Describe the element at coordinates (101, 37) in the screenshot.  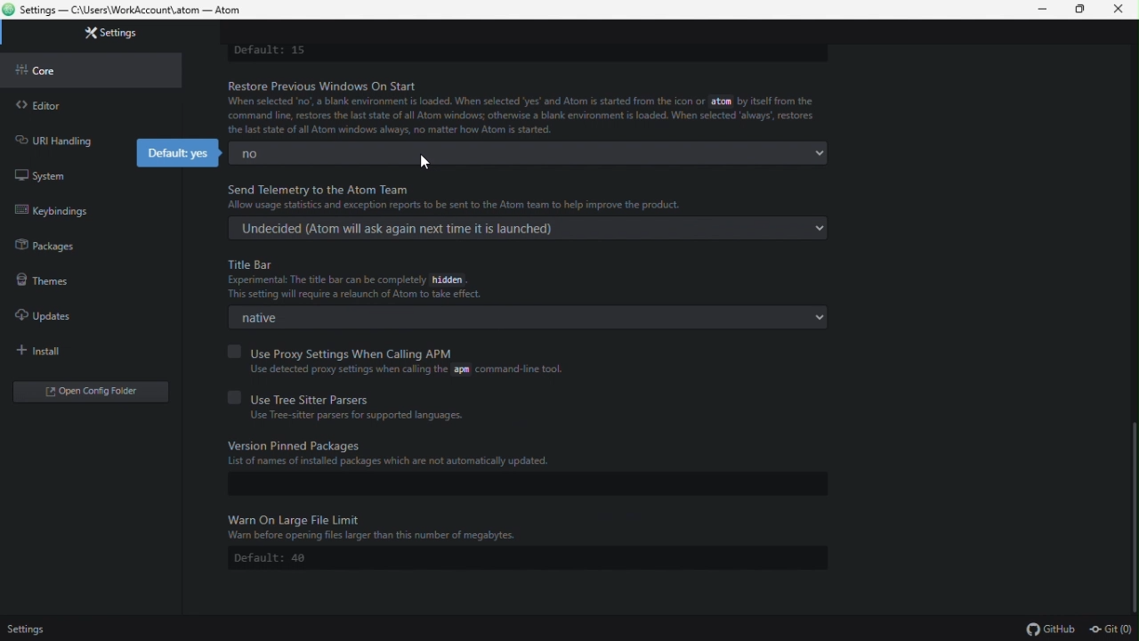
I see `settings` at that location.